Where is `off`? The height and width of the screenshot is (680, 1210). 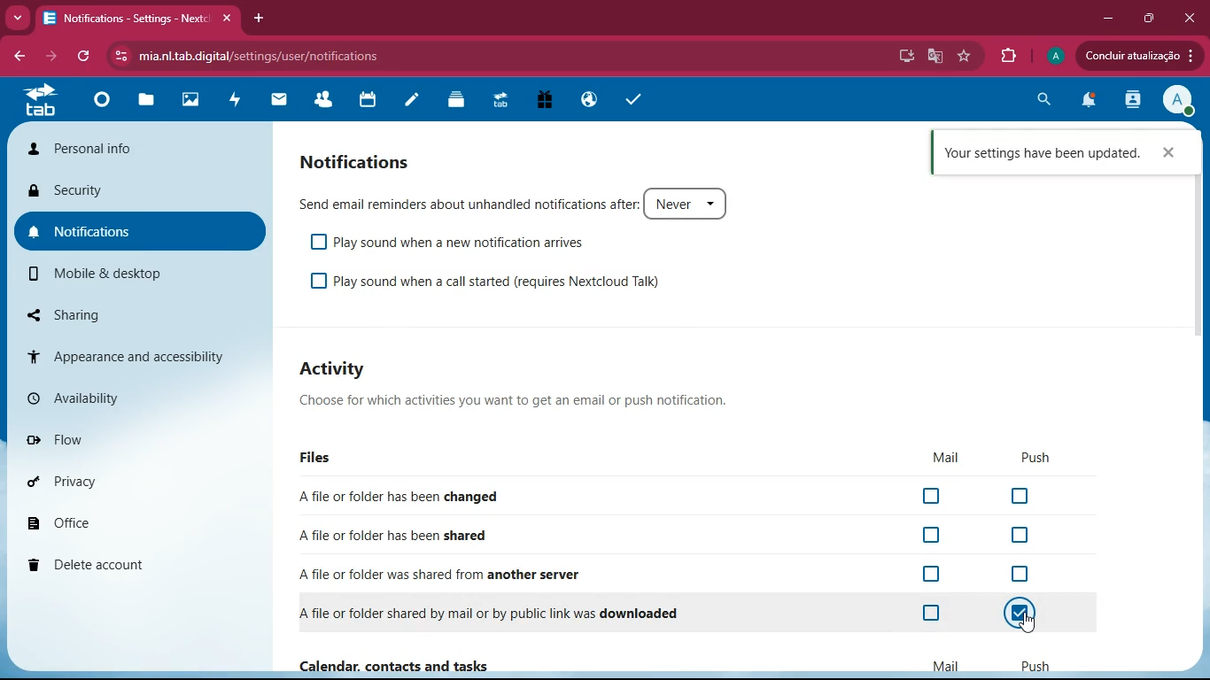 off is located at coordinates (928, 574).